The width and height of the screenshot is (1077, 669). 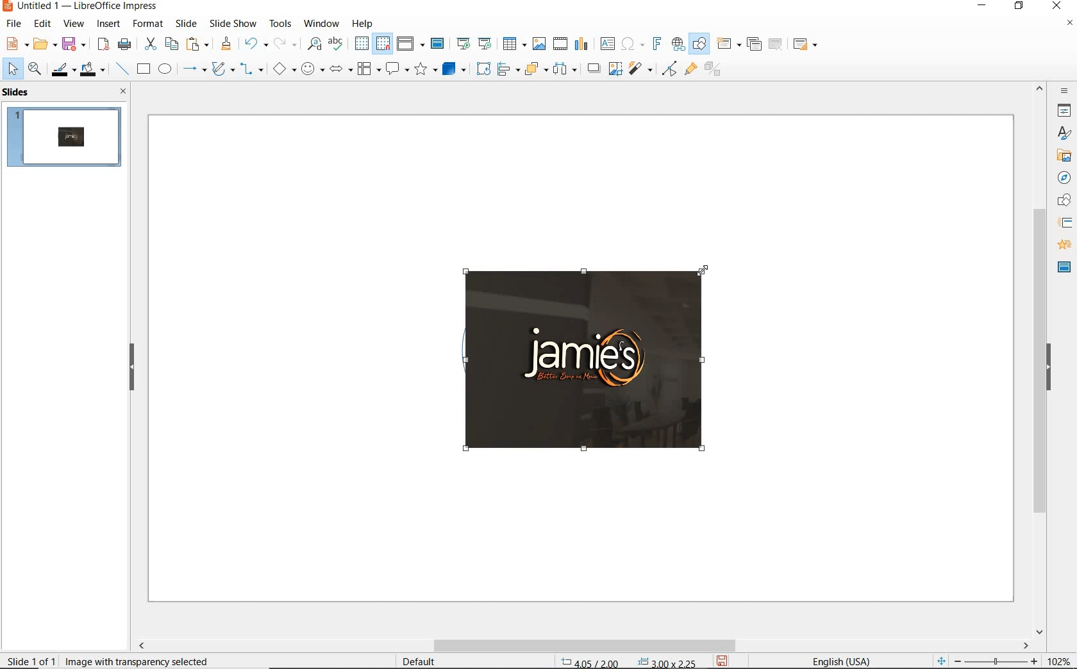 What do you see at coordinates (321, 22) in the screenshot?
I see `window` at bounding box center [321, 22].